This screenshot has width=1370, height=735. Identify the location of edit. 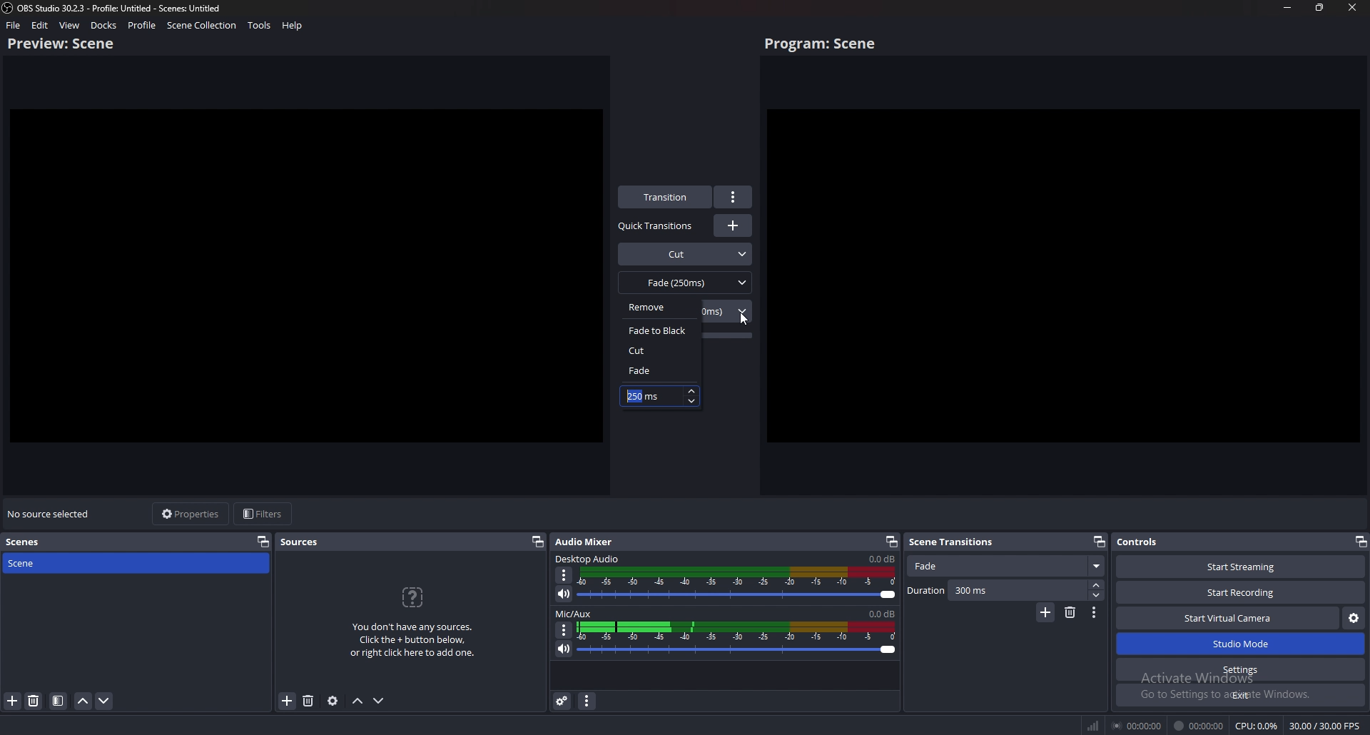
(41, 25).